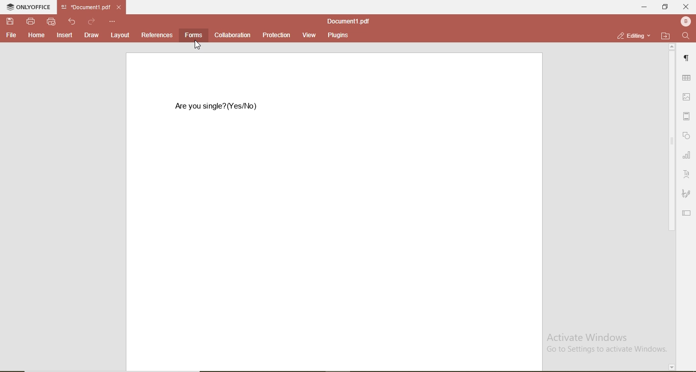  Describe the element at coordinates (635, 35) in the screenshot. I see `editing` at that location.